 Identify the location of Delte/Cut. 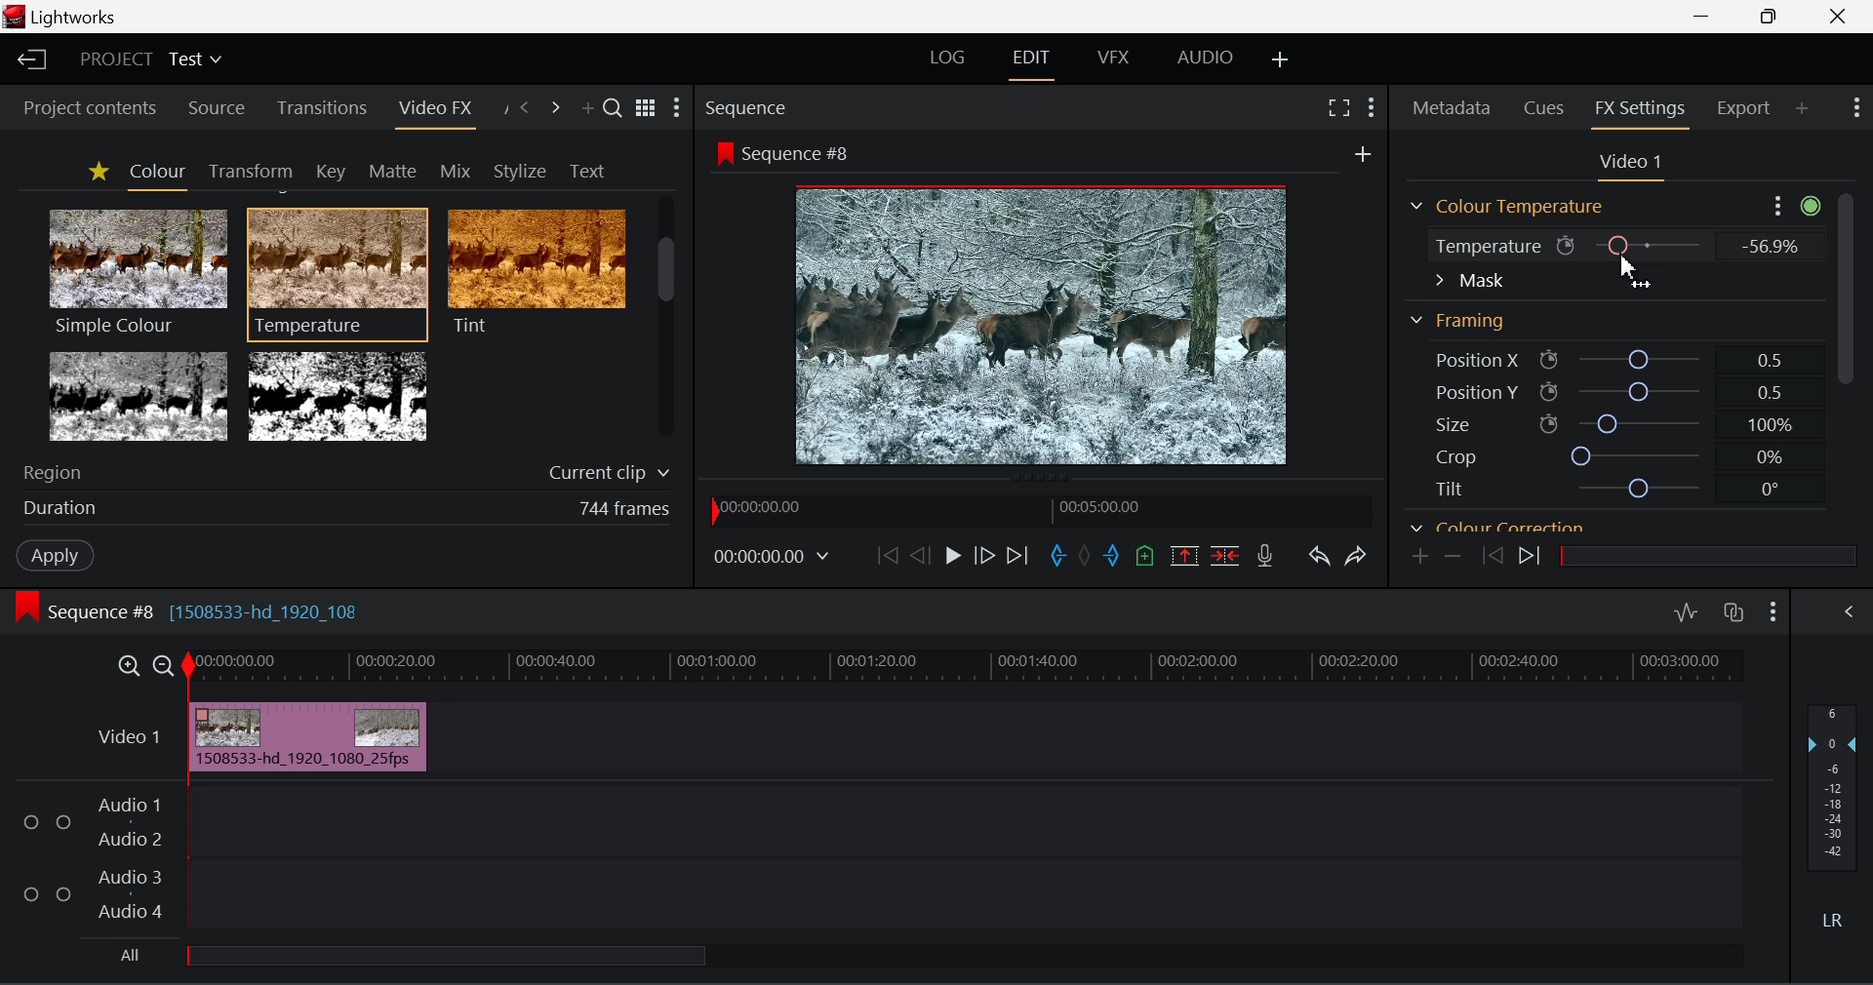
(1228, 556).